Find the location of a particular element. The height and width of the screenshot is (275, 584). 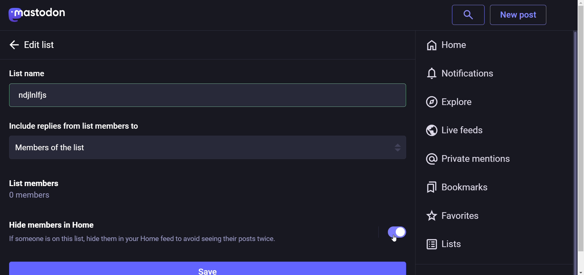

members of the list is located at coordinates (205, 147).